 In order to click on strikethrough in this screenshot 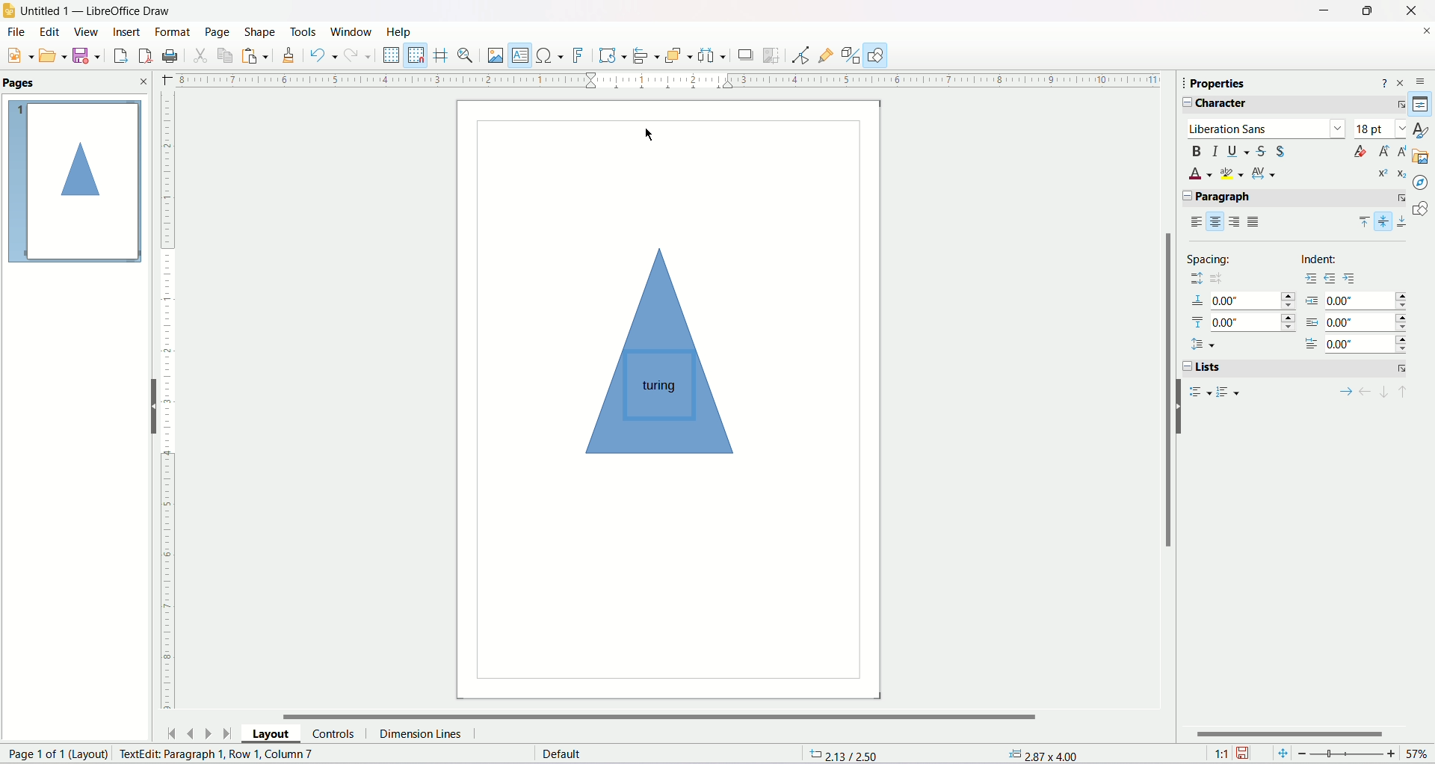, I will do `click(1263, 152)`.